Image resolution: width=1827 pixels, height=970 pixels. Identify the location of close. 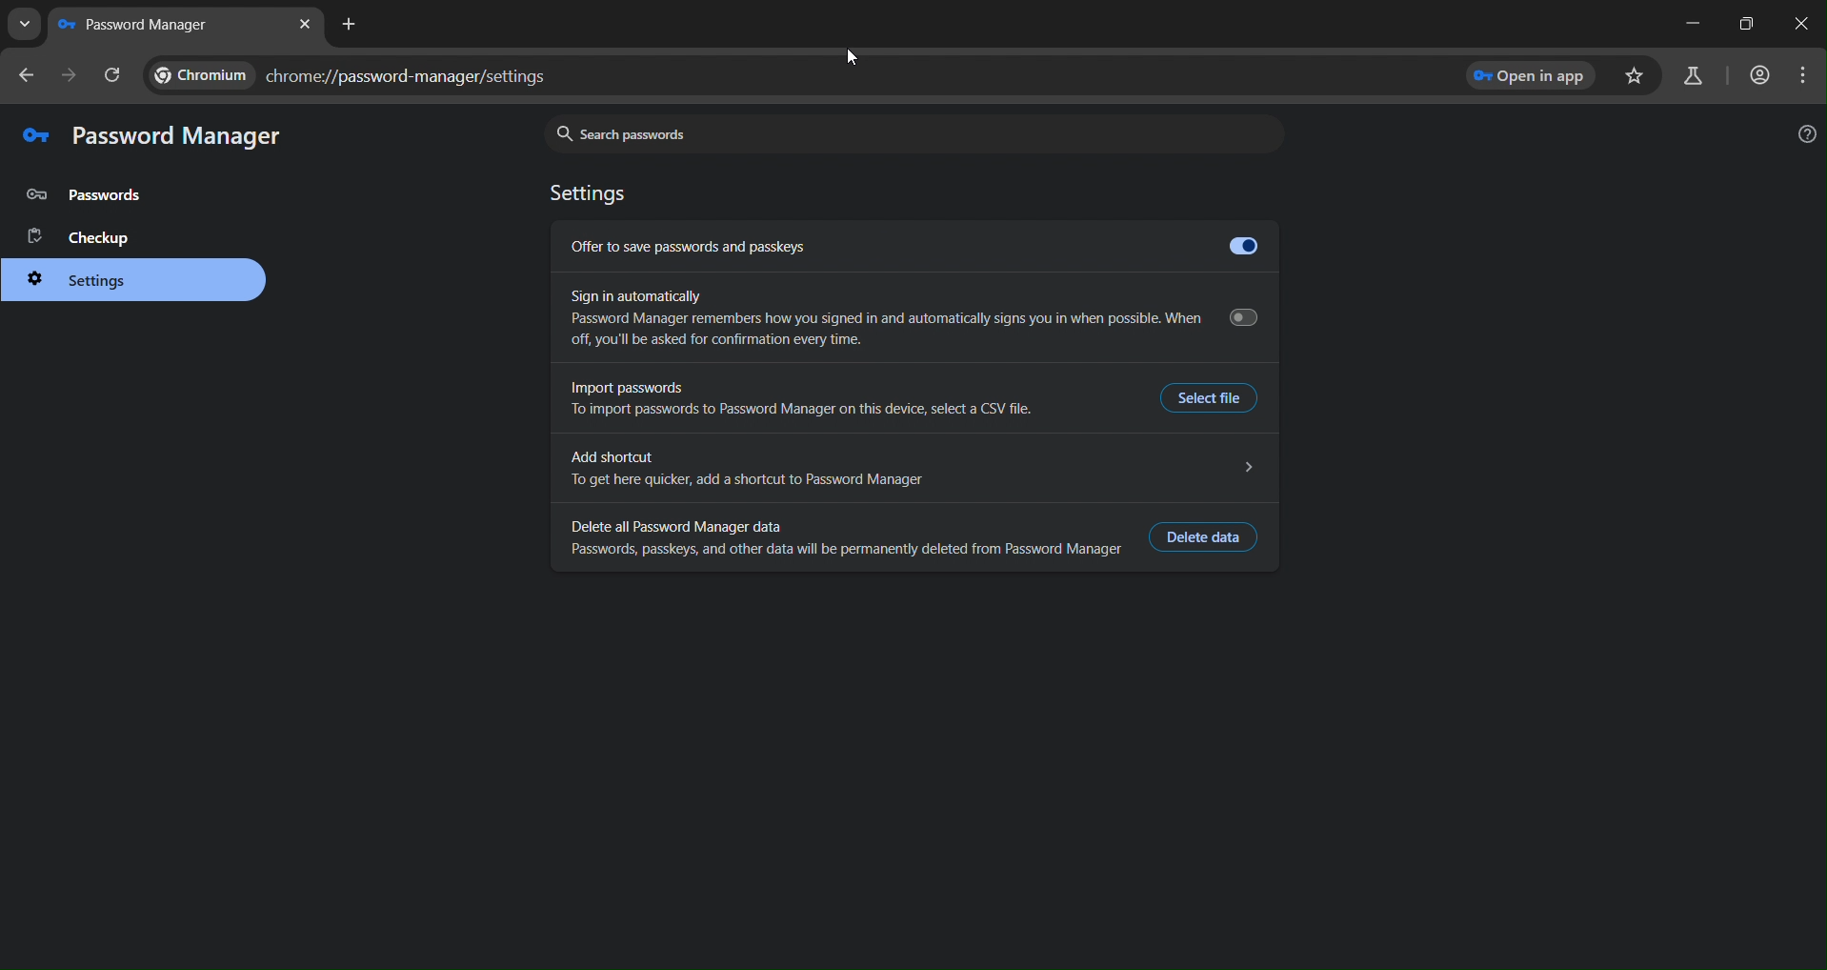
(1802, 25).